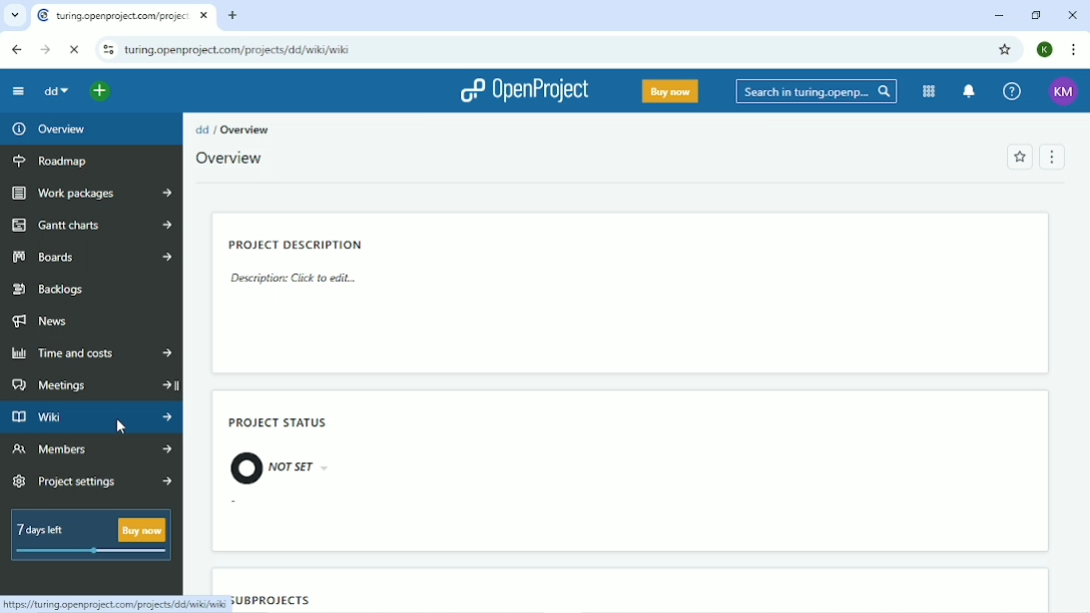 Image resolution: width=1090 pixels, height=613 pixels. I want to click on Account, so click(1063, 91).